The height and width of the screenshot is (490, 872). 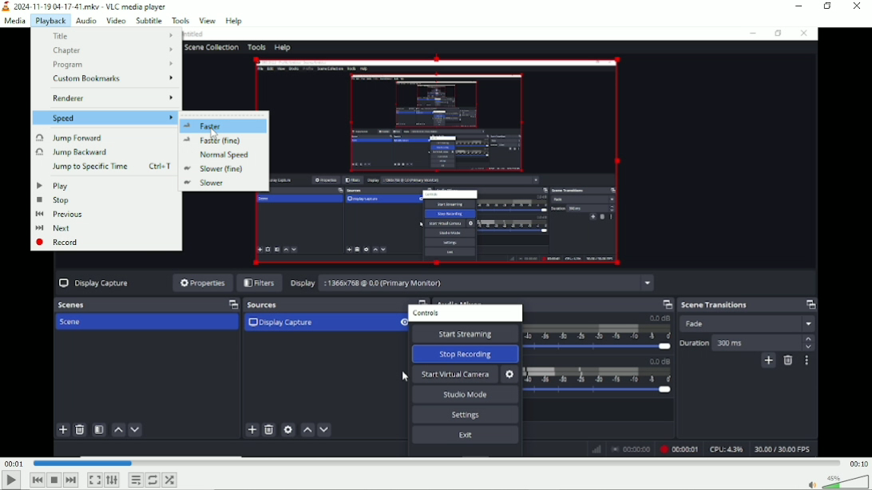 I want to click on Toggle between loop all, loop one and no loop, so click(x=153, y=480).